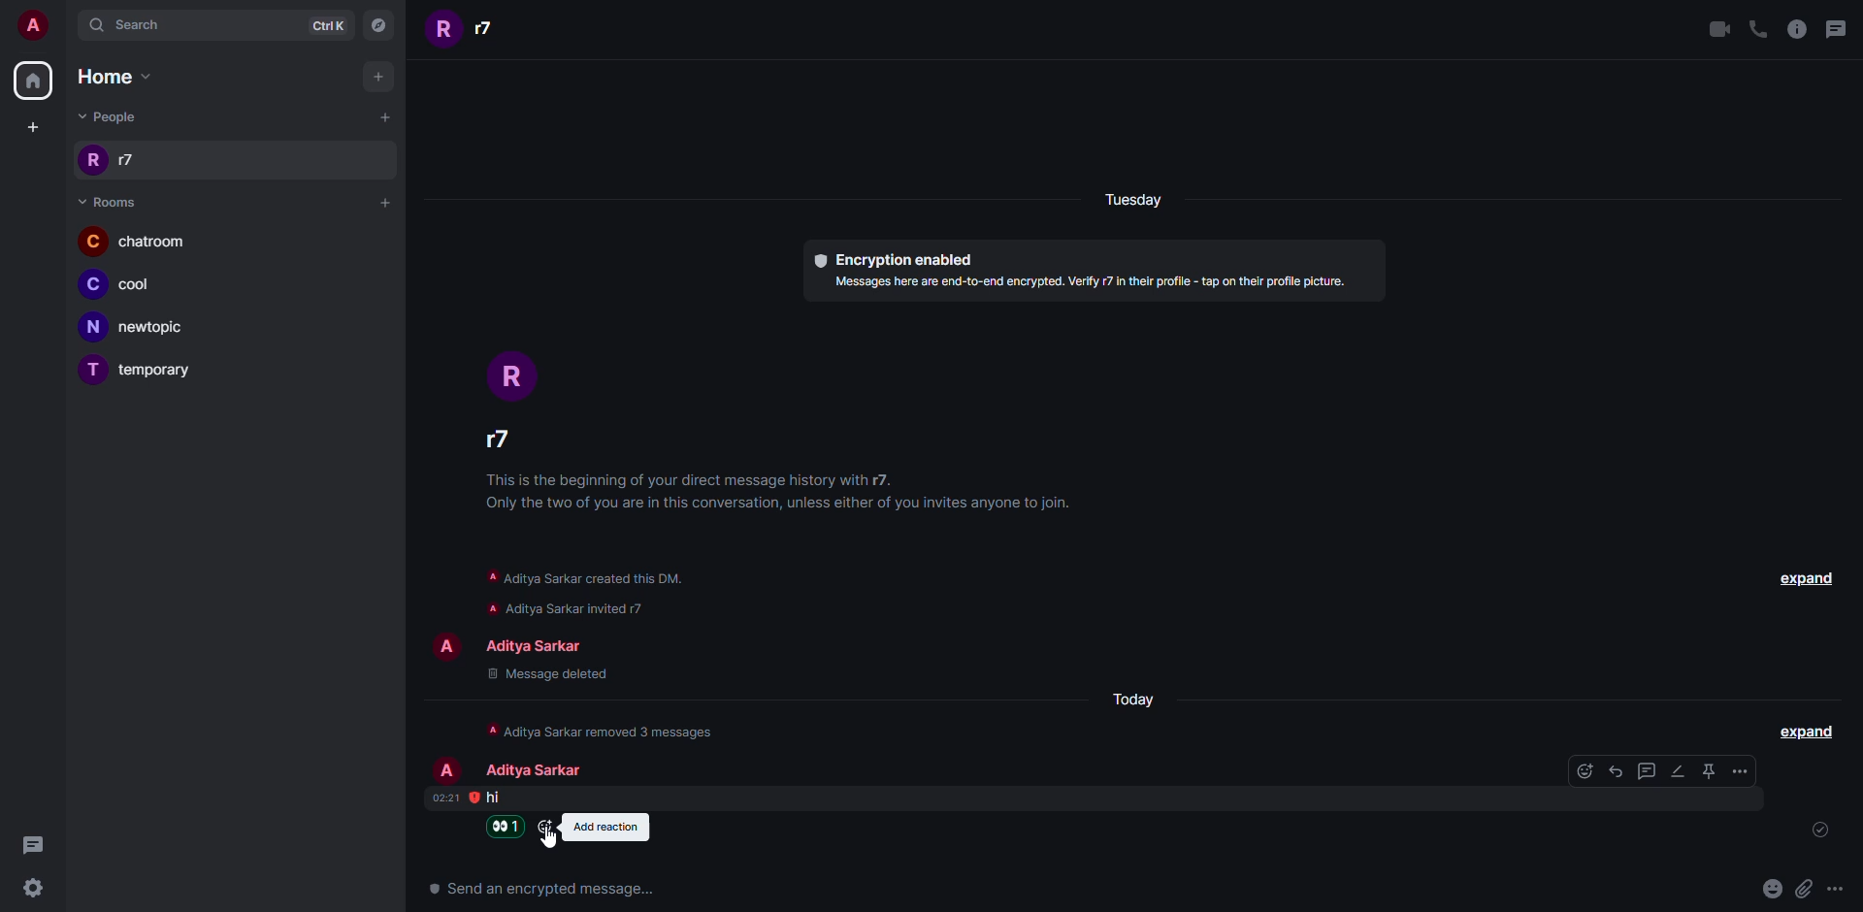  Describe the element at coordinates (501, 438) in the screenshot. I see `people` at that location.